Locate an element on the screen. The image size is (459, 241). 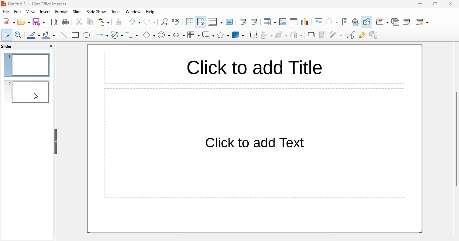
insert audio or video is located at coordinates (294, 22).